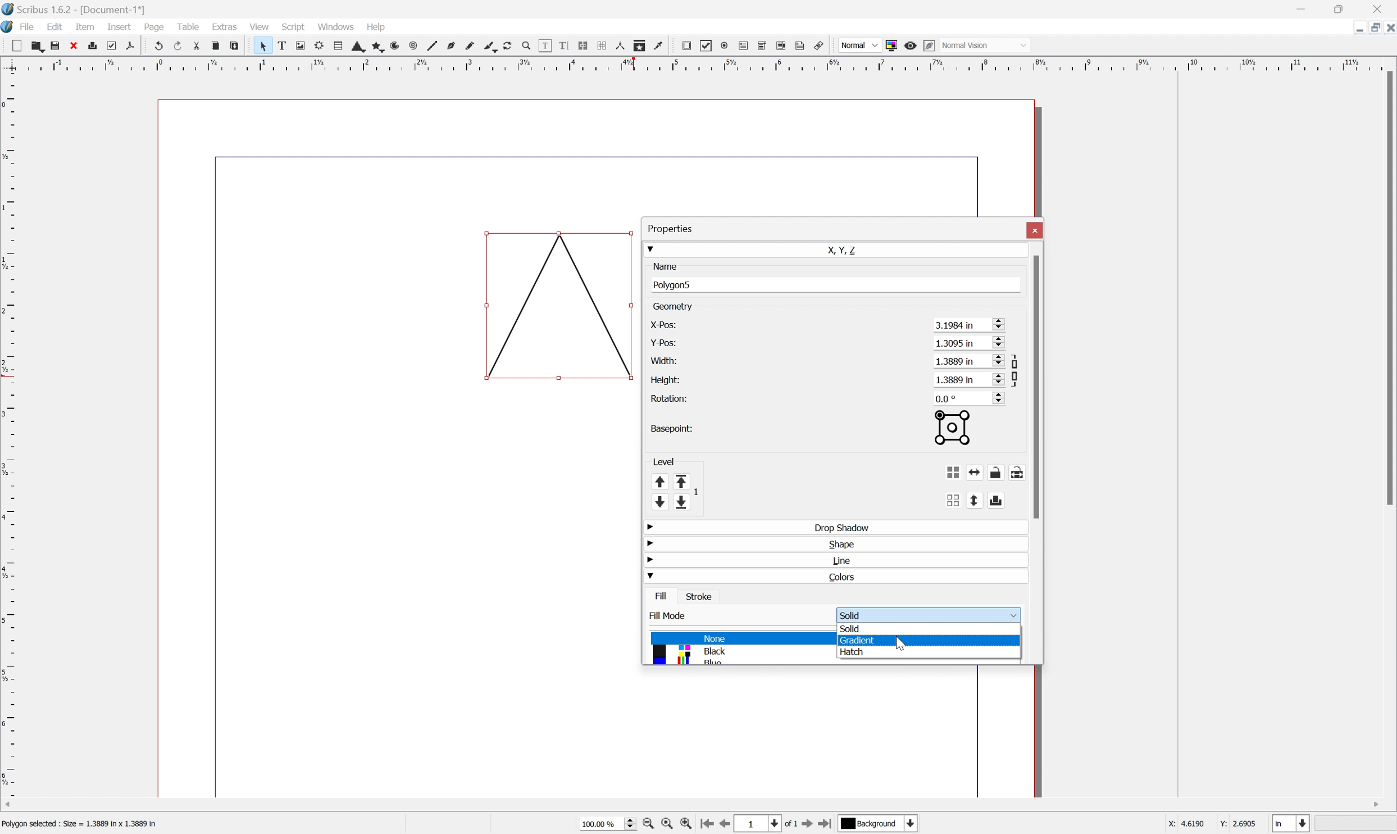  I want to click on Help, so click(376, 28).